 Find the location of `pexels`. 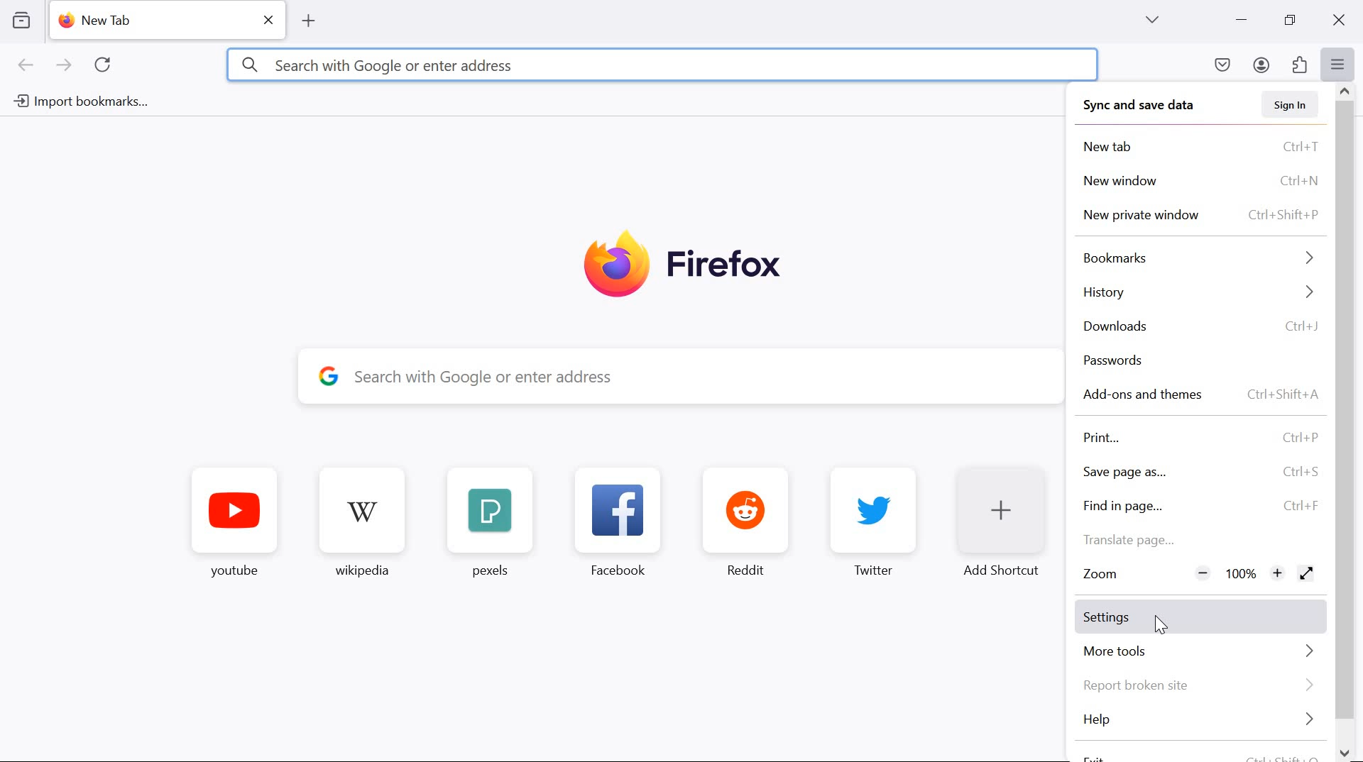

pexels is located at coordinates (487, 519).